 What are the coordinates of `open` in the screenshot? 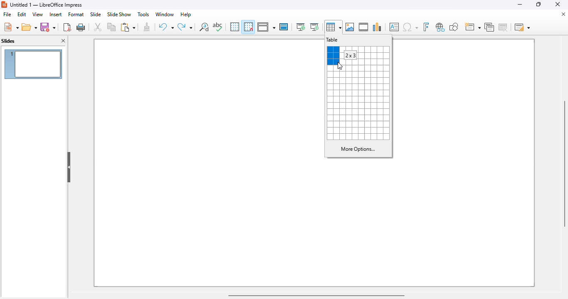 It's located at (29, 27).